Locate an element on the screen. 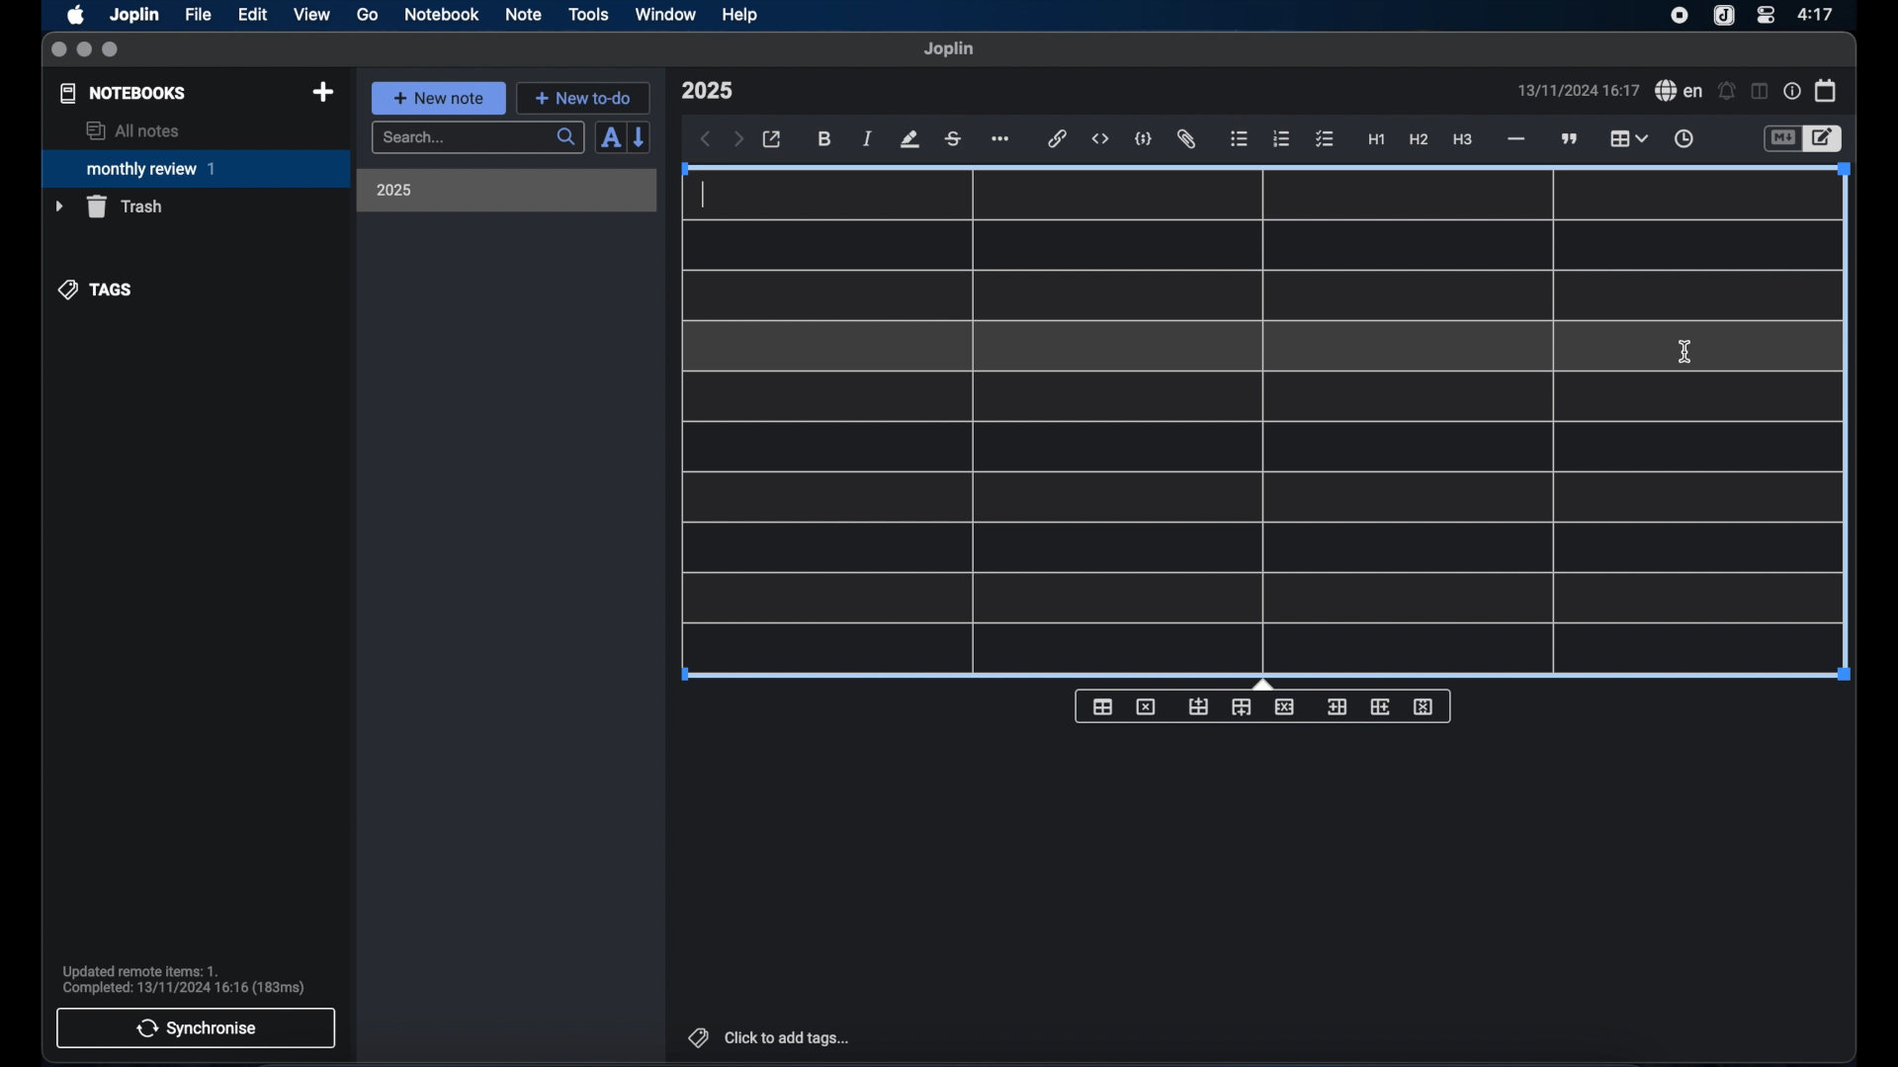 This screenshot has height=1067, width=1898. block quotes is located at coordinates (1571, 139).